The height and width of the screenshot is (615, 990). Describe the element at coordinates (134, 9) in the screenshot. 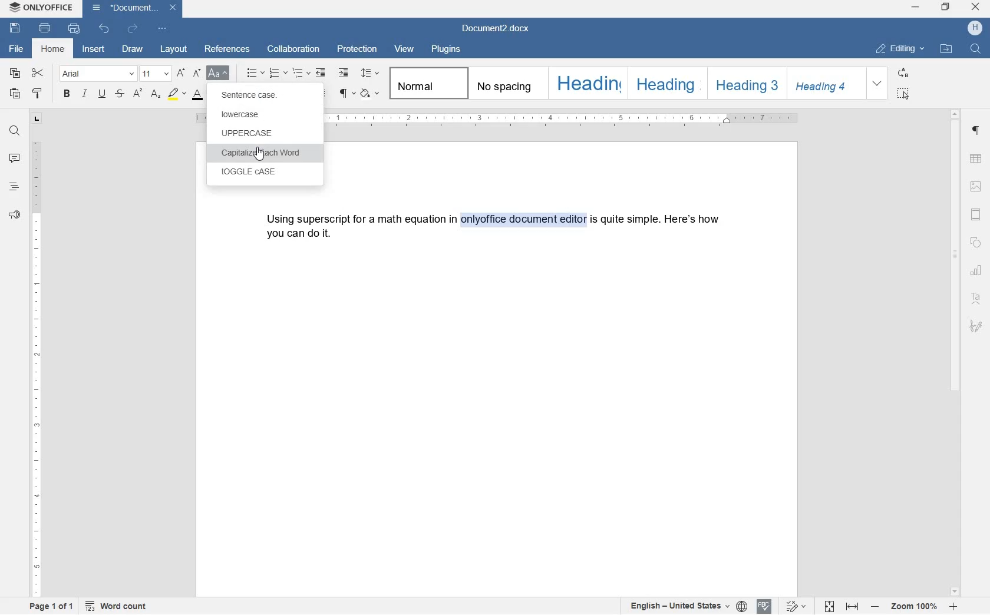

I see `Document2.docx` at that location.